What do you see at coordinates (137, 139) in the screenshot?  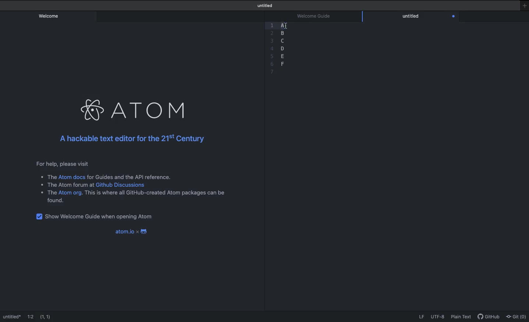 I see `A hackable text editor ` at bounding box center [137, 139].